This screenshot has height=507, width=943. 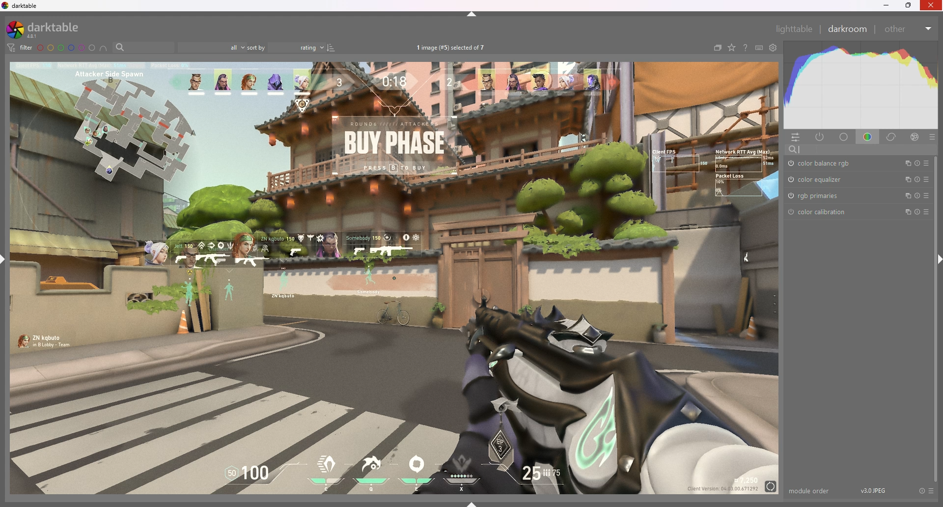 I want to click on show, so click(x=472, y=504).